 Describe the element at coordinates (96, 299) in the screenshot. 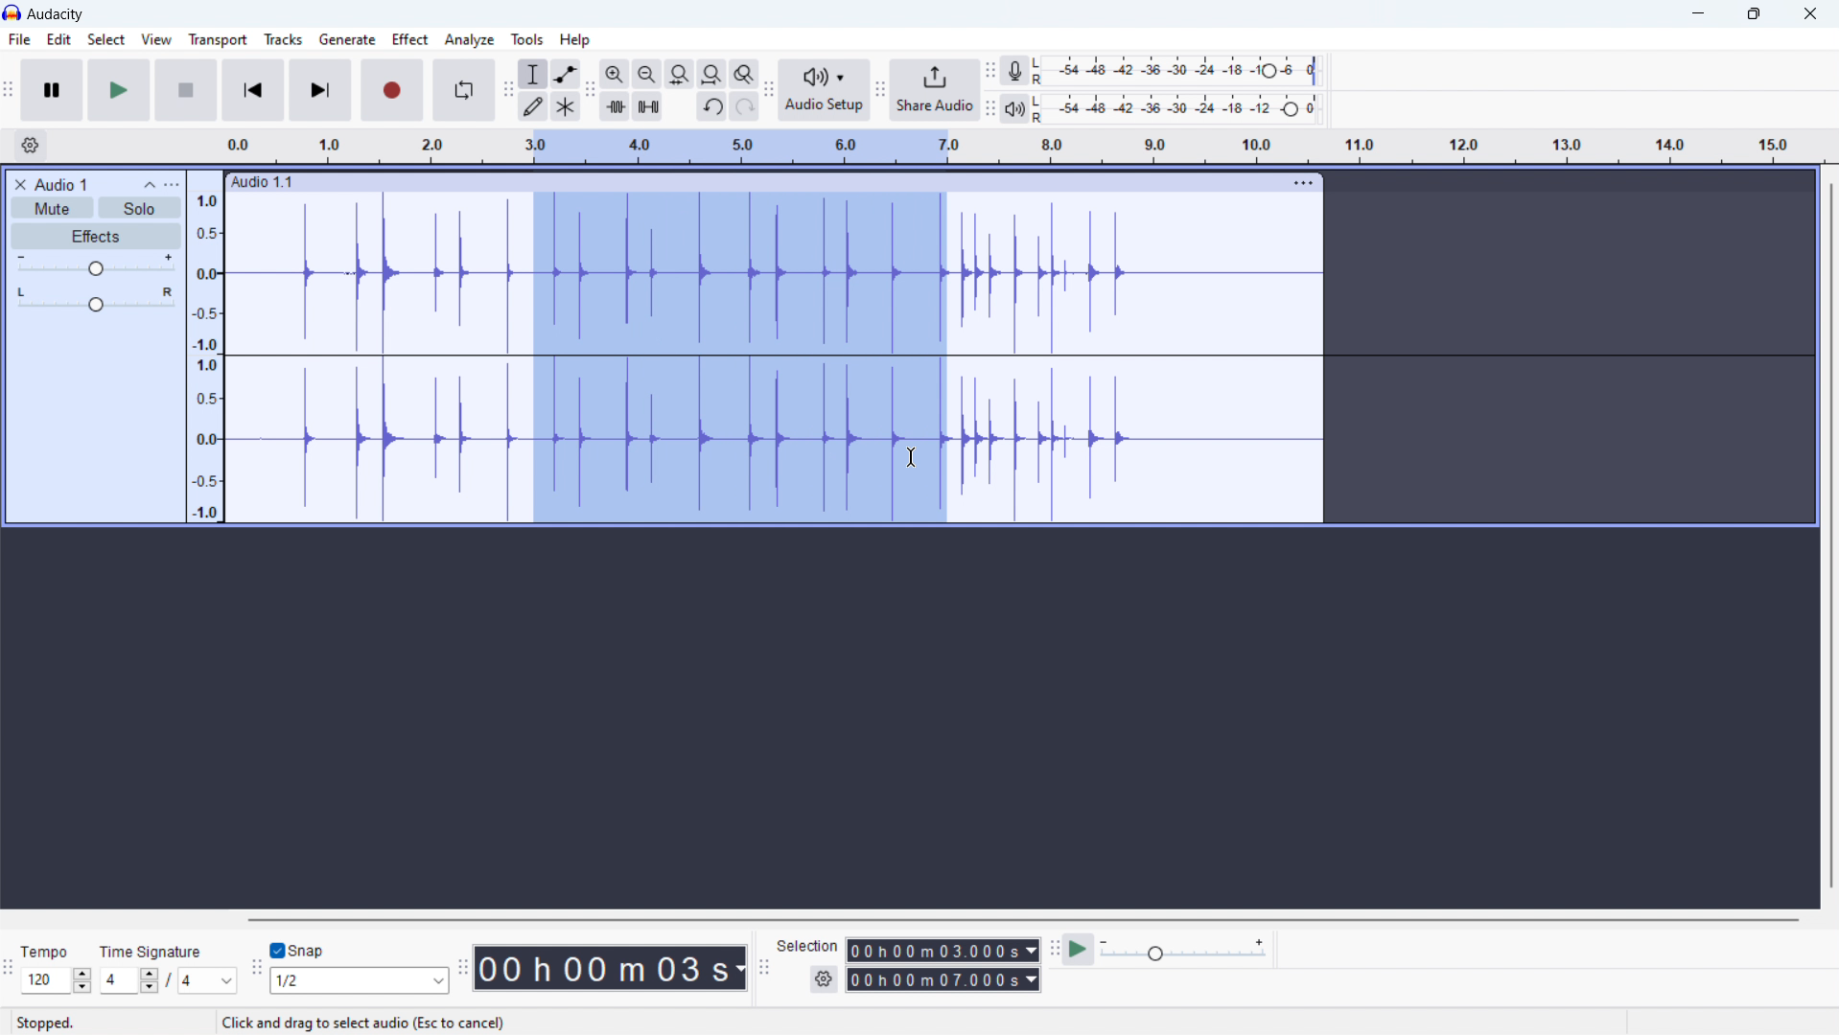

I see `pan: center` at that location.